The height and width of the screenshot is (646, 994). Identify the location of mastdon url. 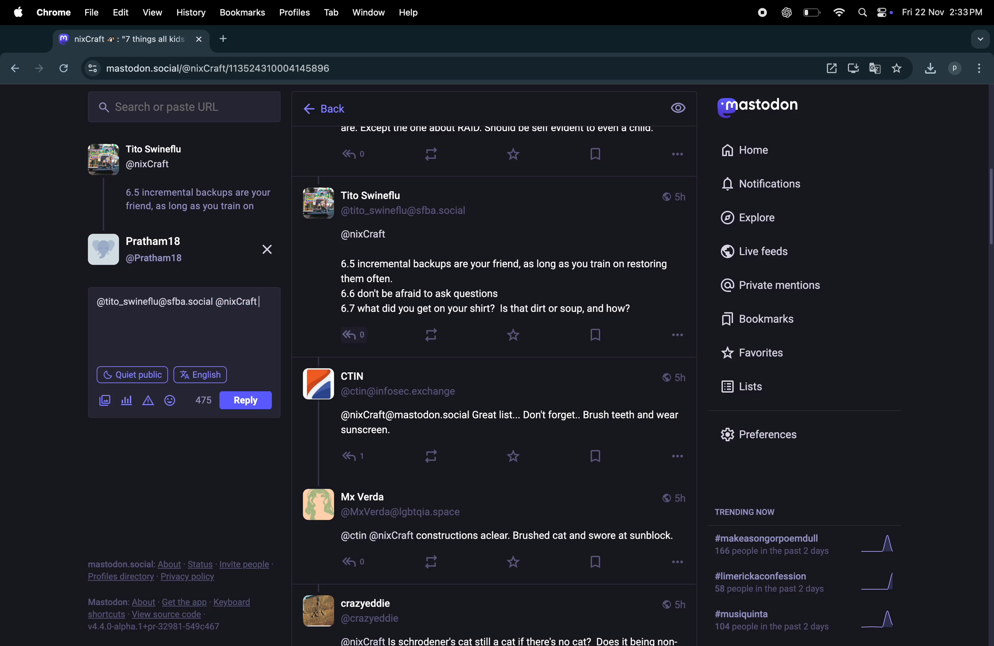
(236, 66).